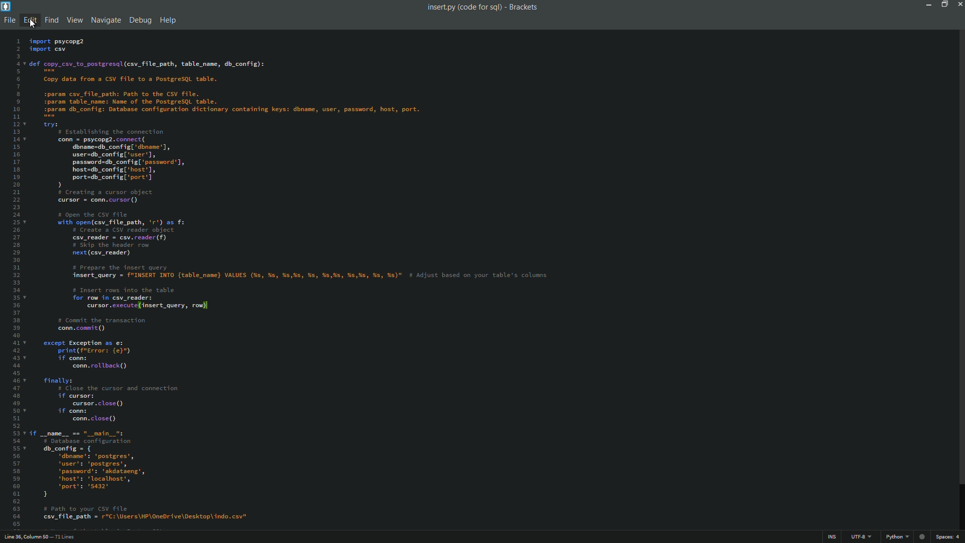  Describe the element at coordinates (74, 20) in the screenshot. I see `view menu` at that location.